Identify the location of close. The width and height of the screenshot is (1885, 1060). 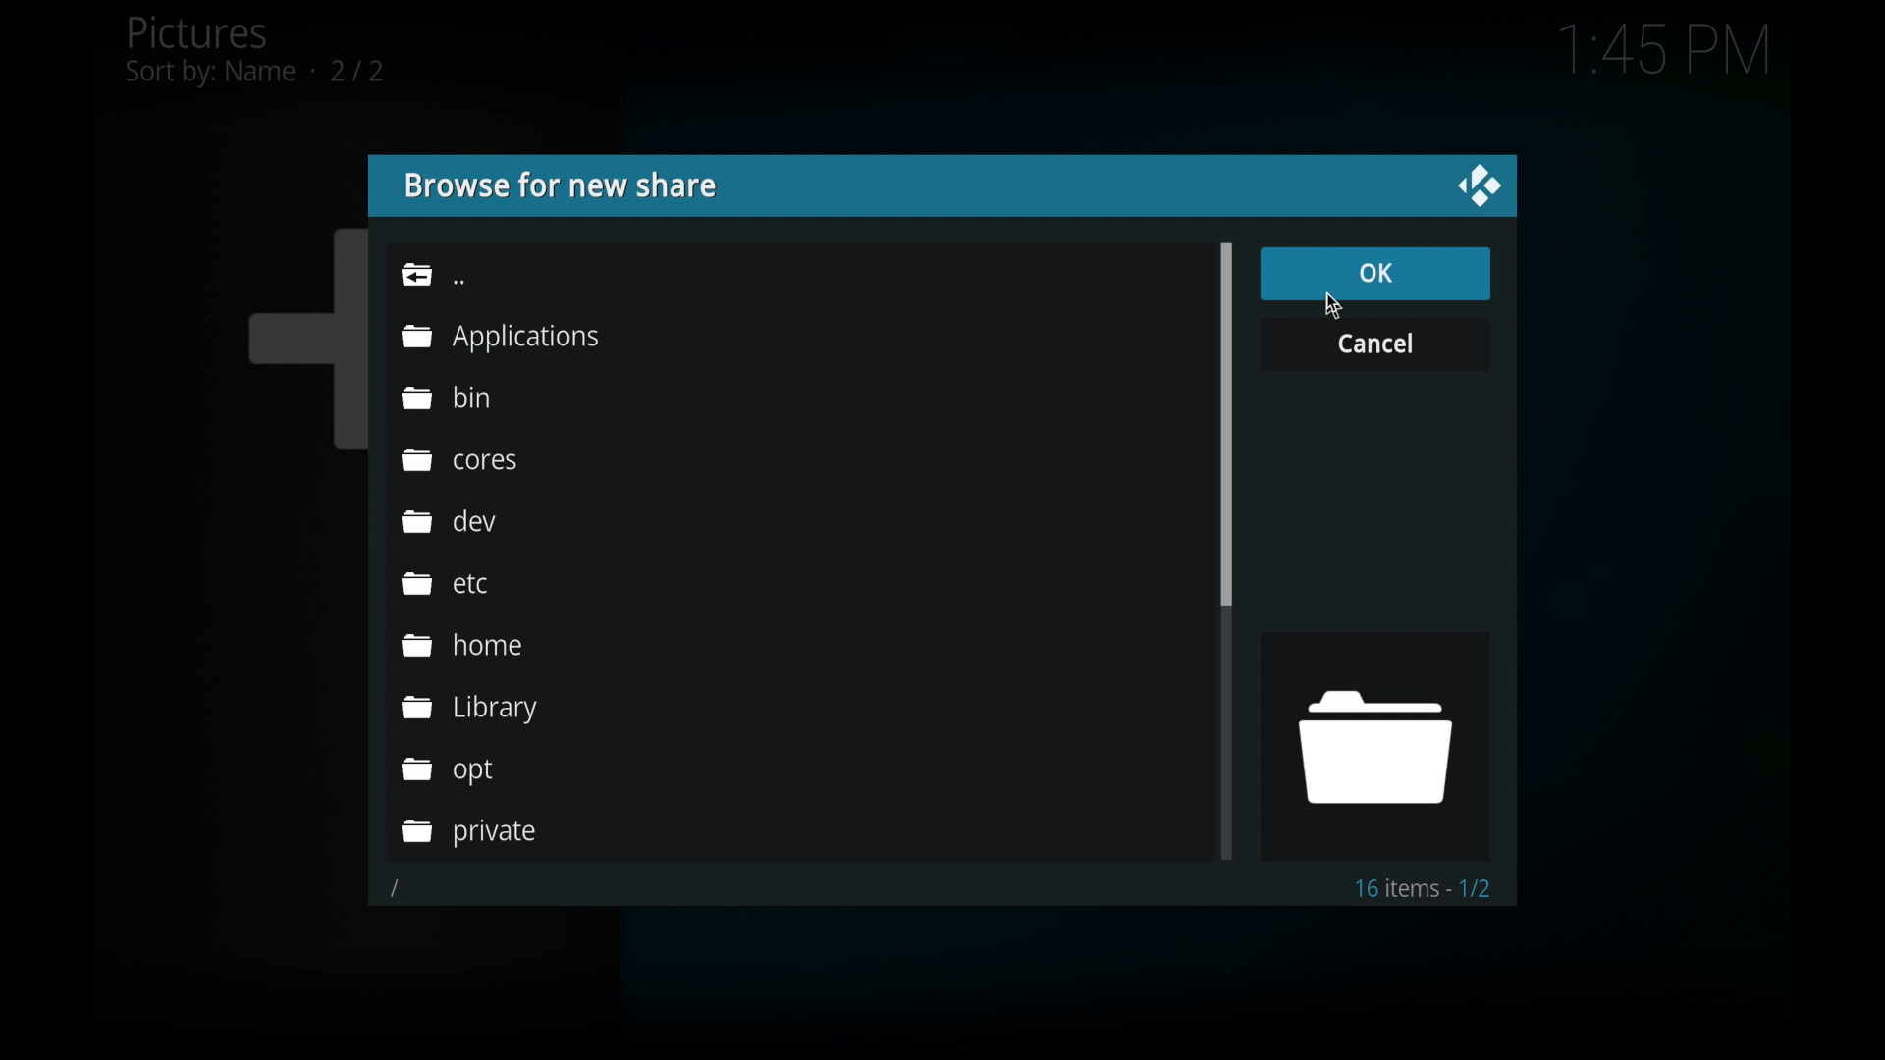
(1479, 185).